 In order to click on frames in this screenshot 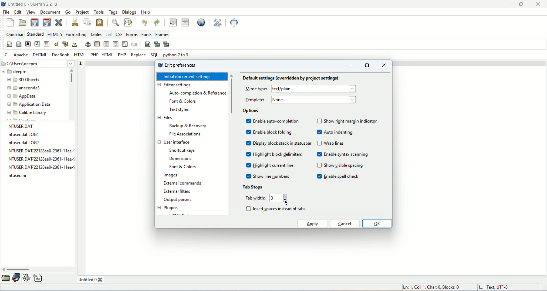, I will do `click(162, 34)`.